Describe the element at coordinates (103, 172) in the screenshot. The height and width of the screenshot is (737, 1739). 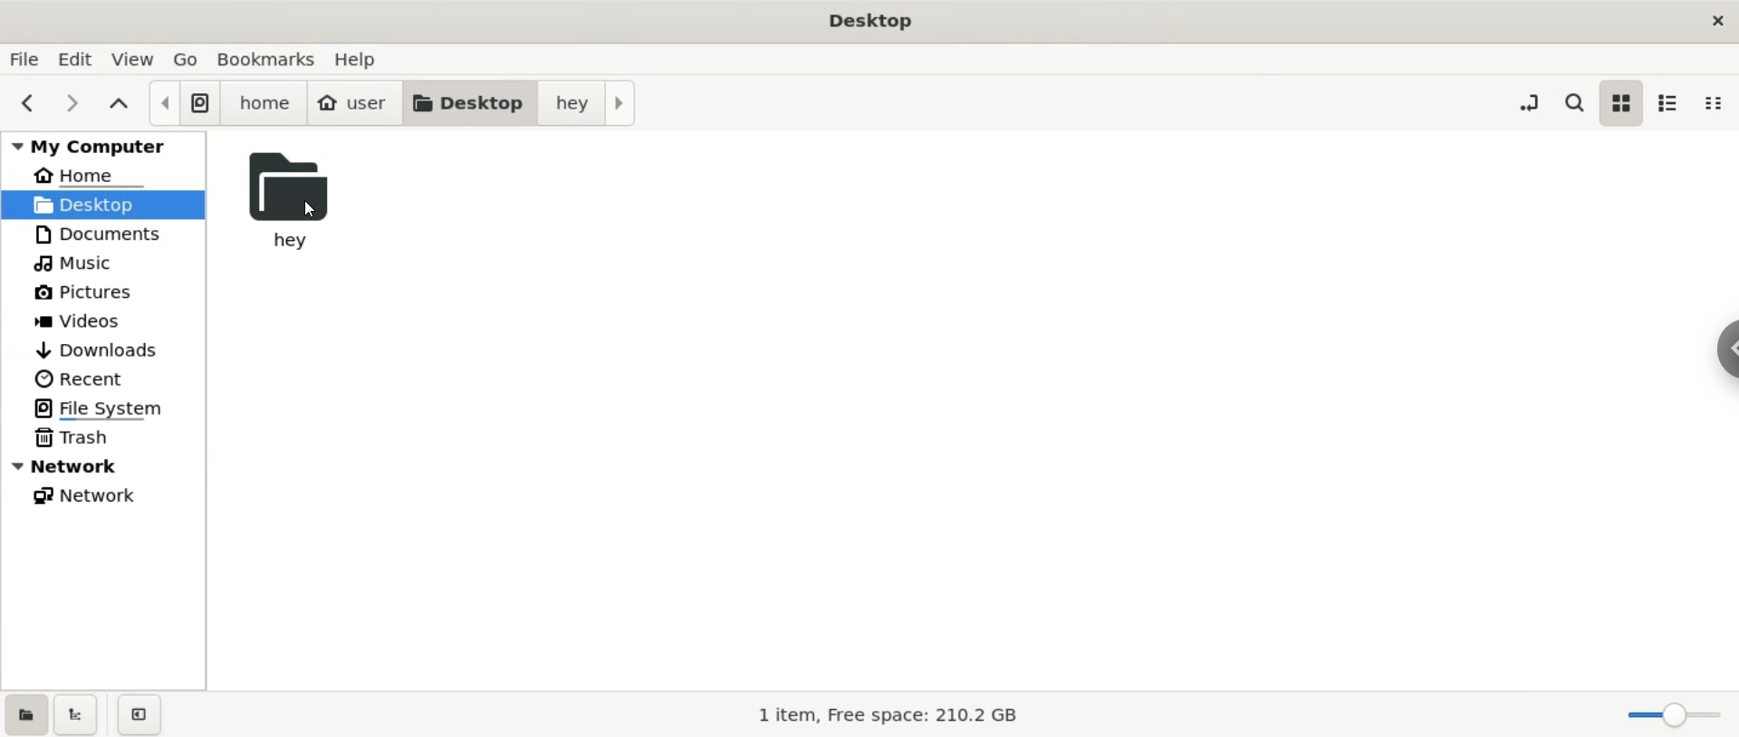
I see `home` at that location.